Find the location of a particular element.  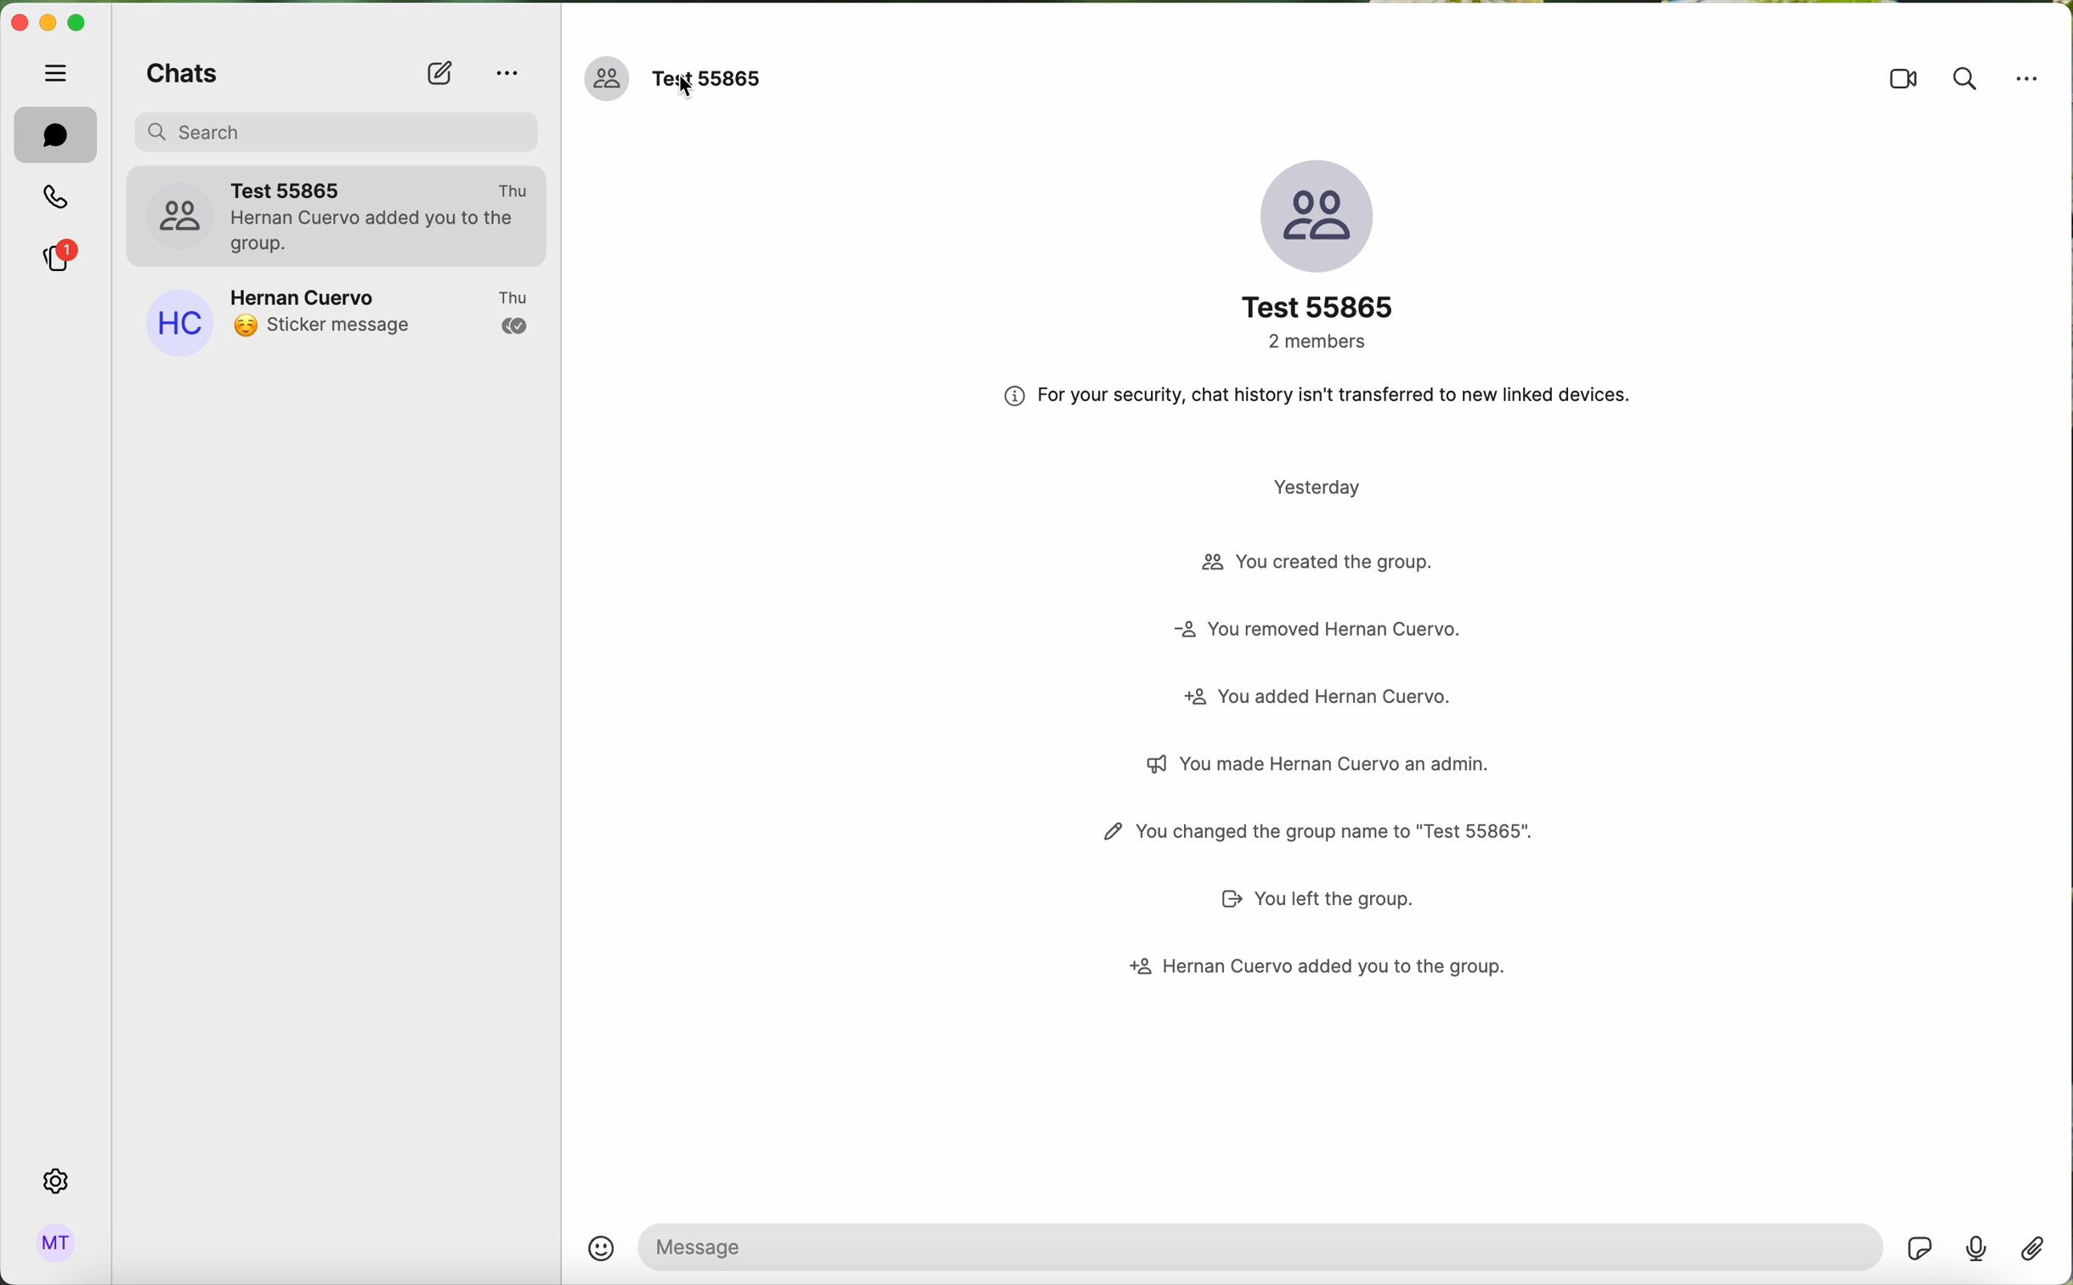

voice record is located at coordinates (1976, 1248).